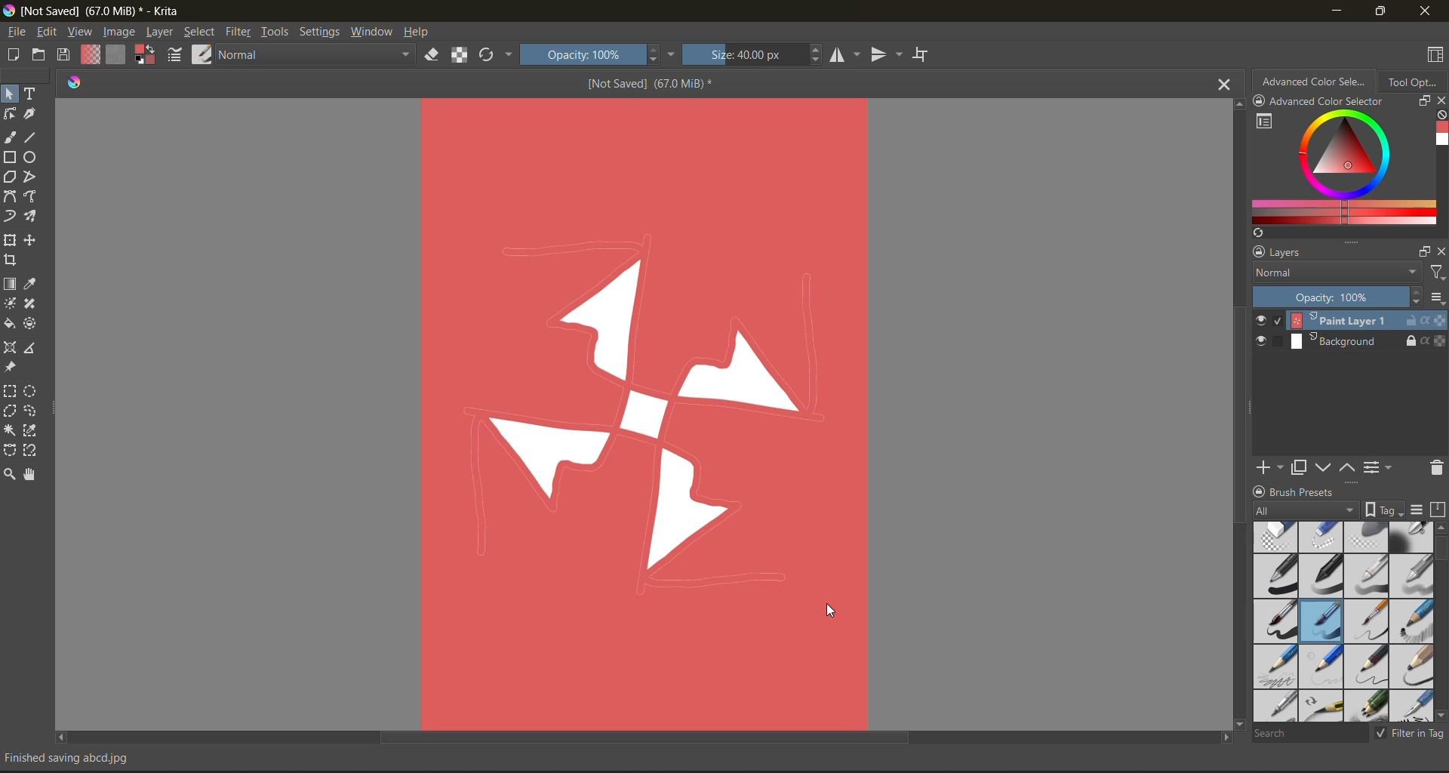  Describe the element at coordinates (66, 53) in the screenshot. I see `save` at that location.